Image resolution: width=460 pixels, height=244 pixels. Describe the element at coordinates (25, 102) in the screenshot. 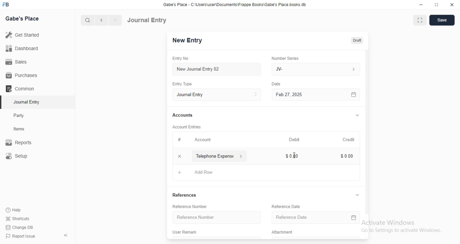

I see `Journal Entry` at that location.